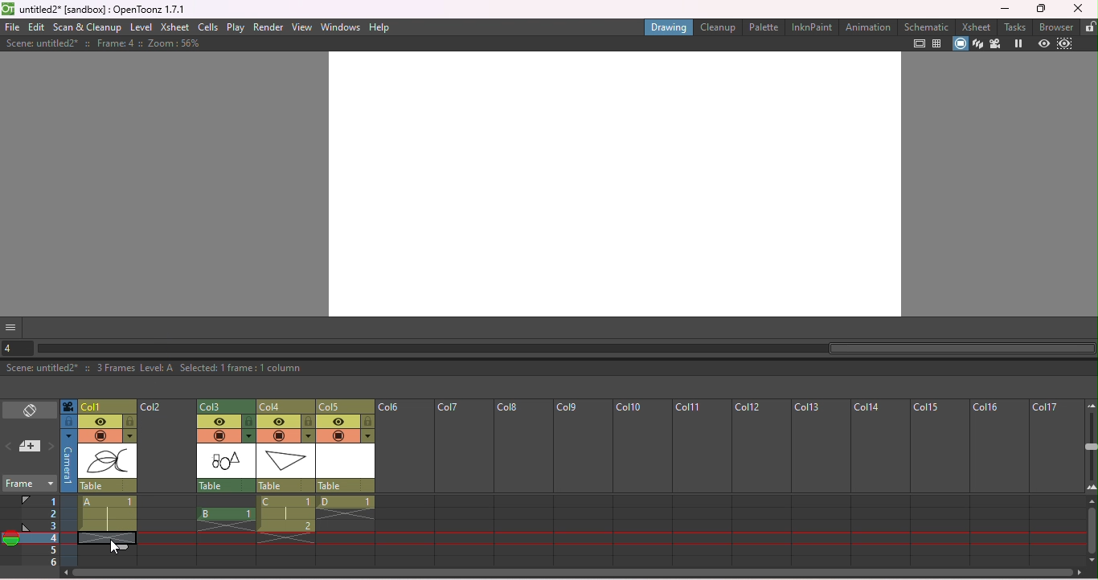 Image resolution: width=1098 pixels, height=580 pixels. I want to click on Lock toggle, so click(249, 421).